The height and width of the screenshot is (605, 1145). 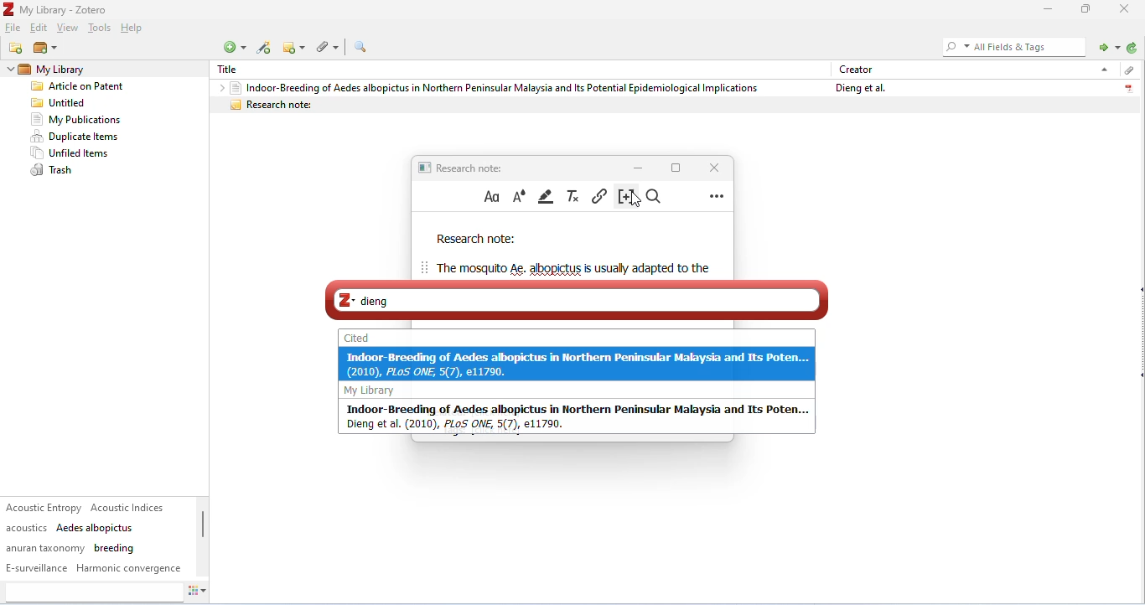 I want to click on insert link, so click(x=599, y=195).